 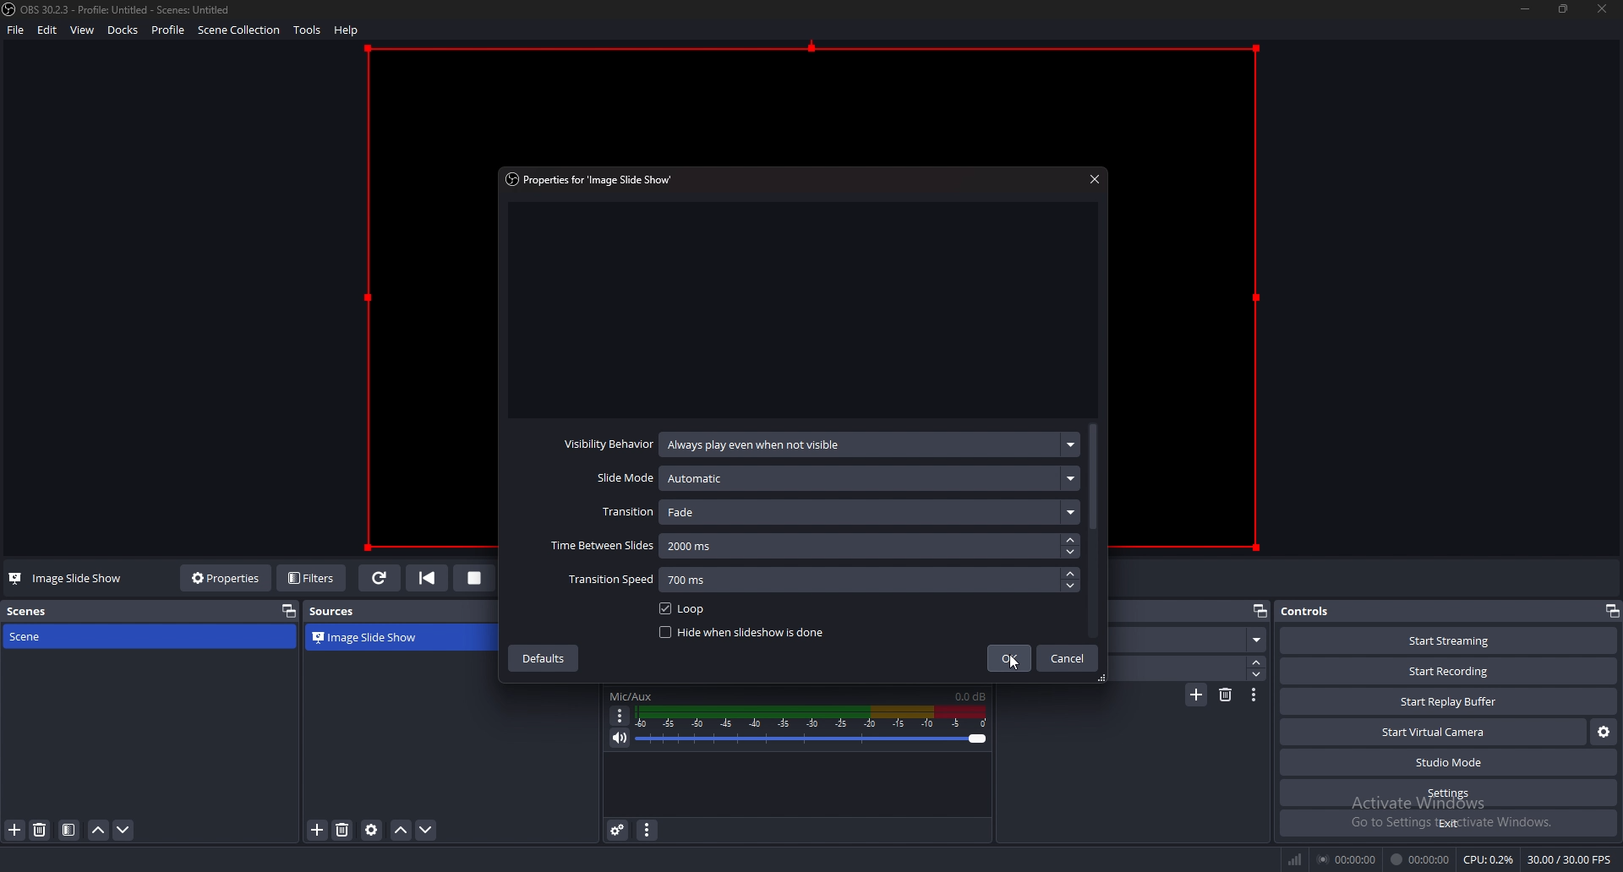 What do you see at coordinates (167, 28) in the screenshot?
I see `profile` at bounding box center [167, 28].